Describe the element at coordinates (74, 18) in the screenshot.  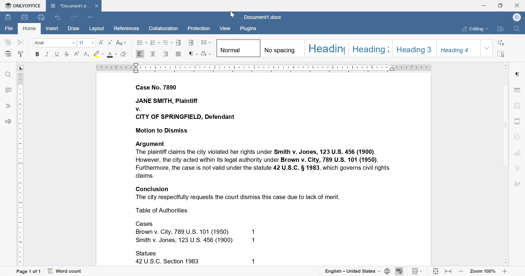
I see `redo` at that location.